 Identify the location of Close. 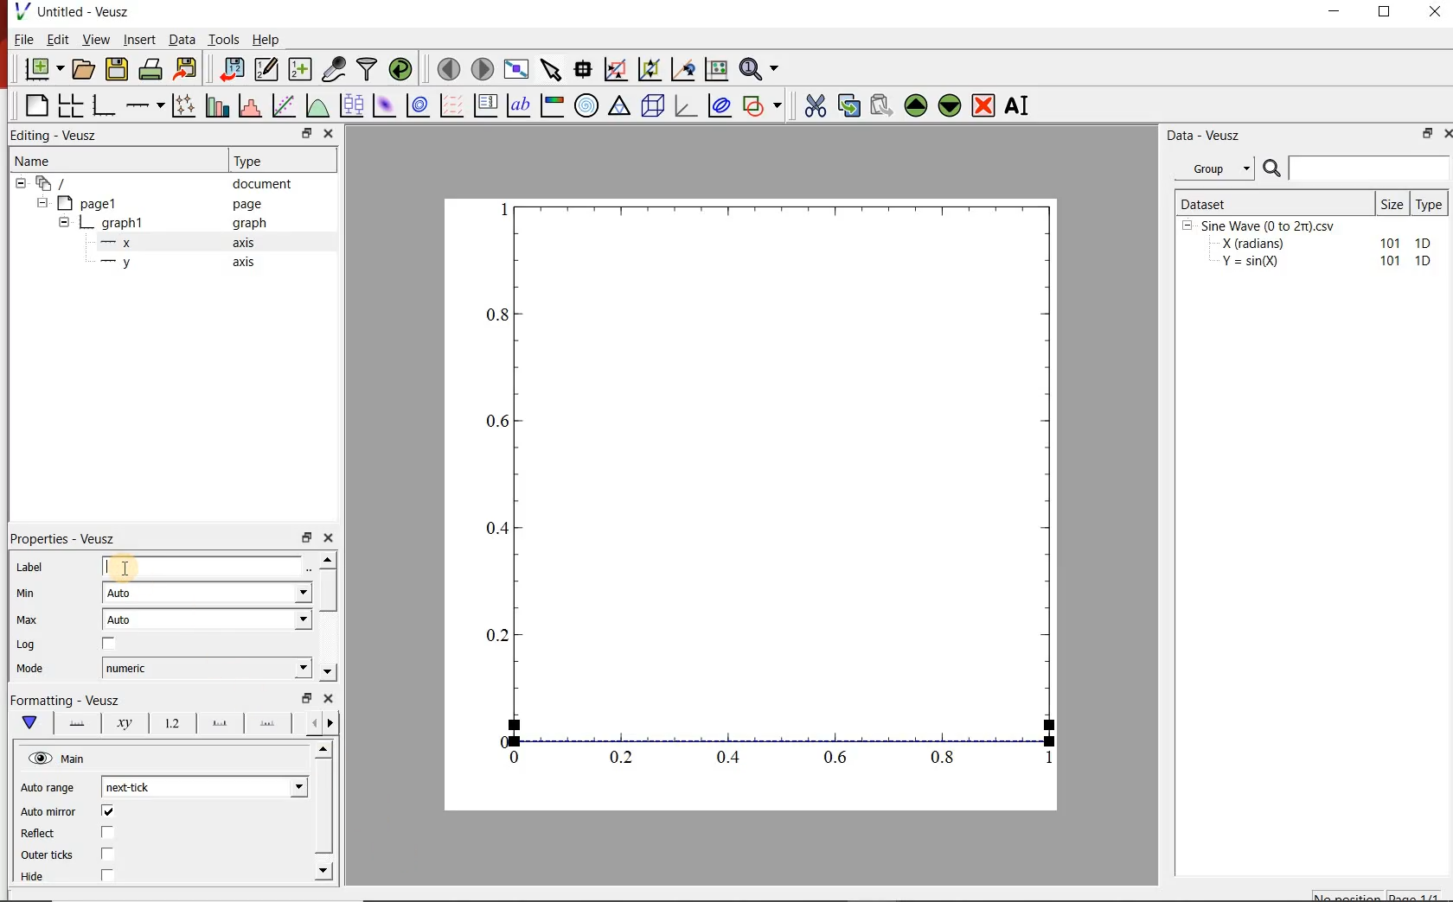
(1444, 136).